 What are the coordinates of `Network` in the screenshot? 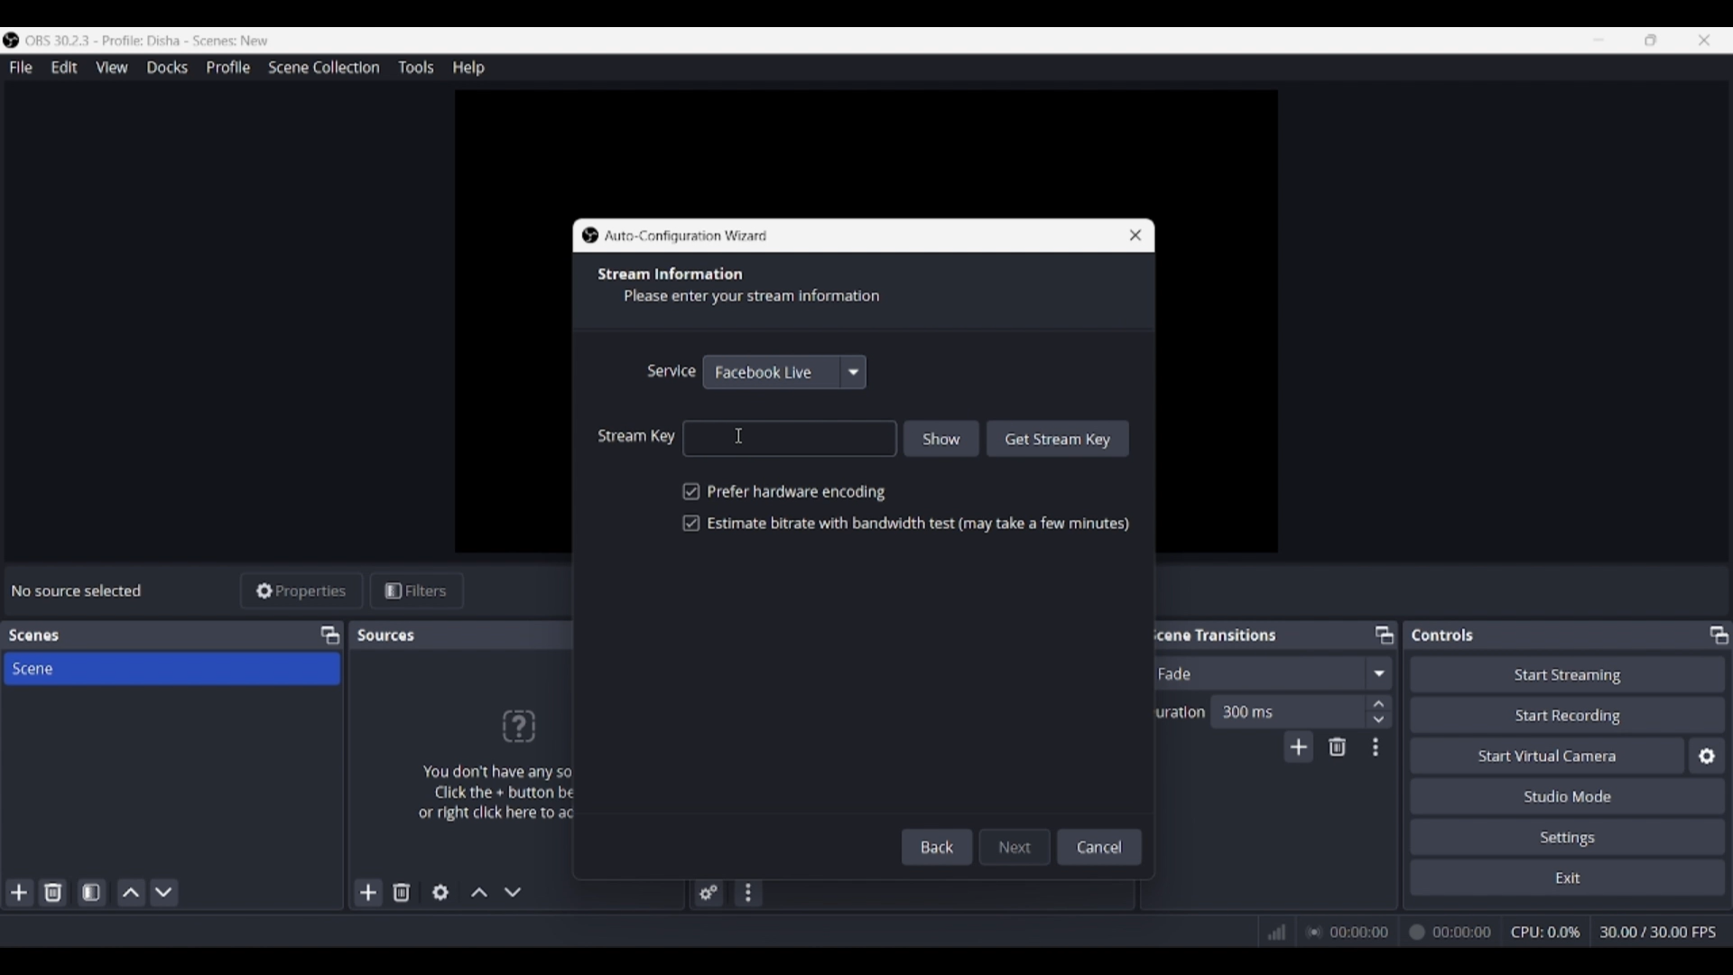 It's located at (1270, 930).